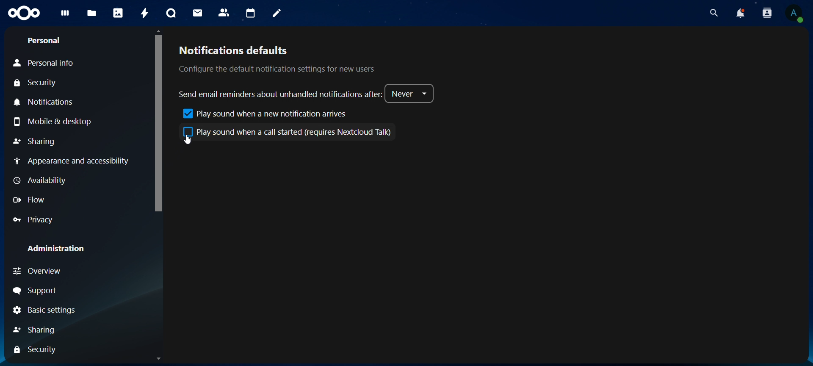  I want to click on Personal, so click(43, 41).